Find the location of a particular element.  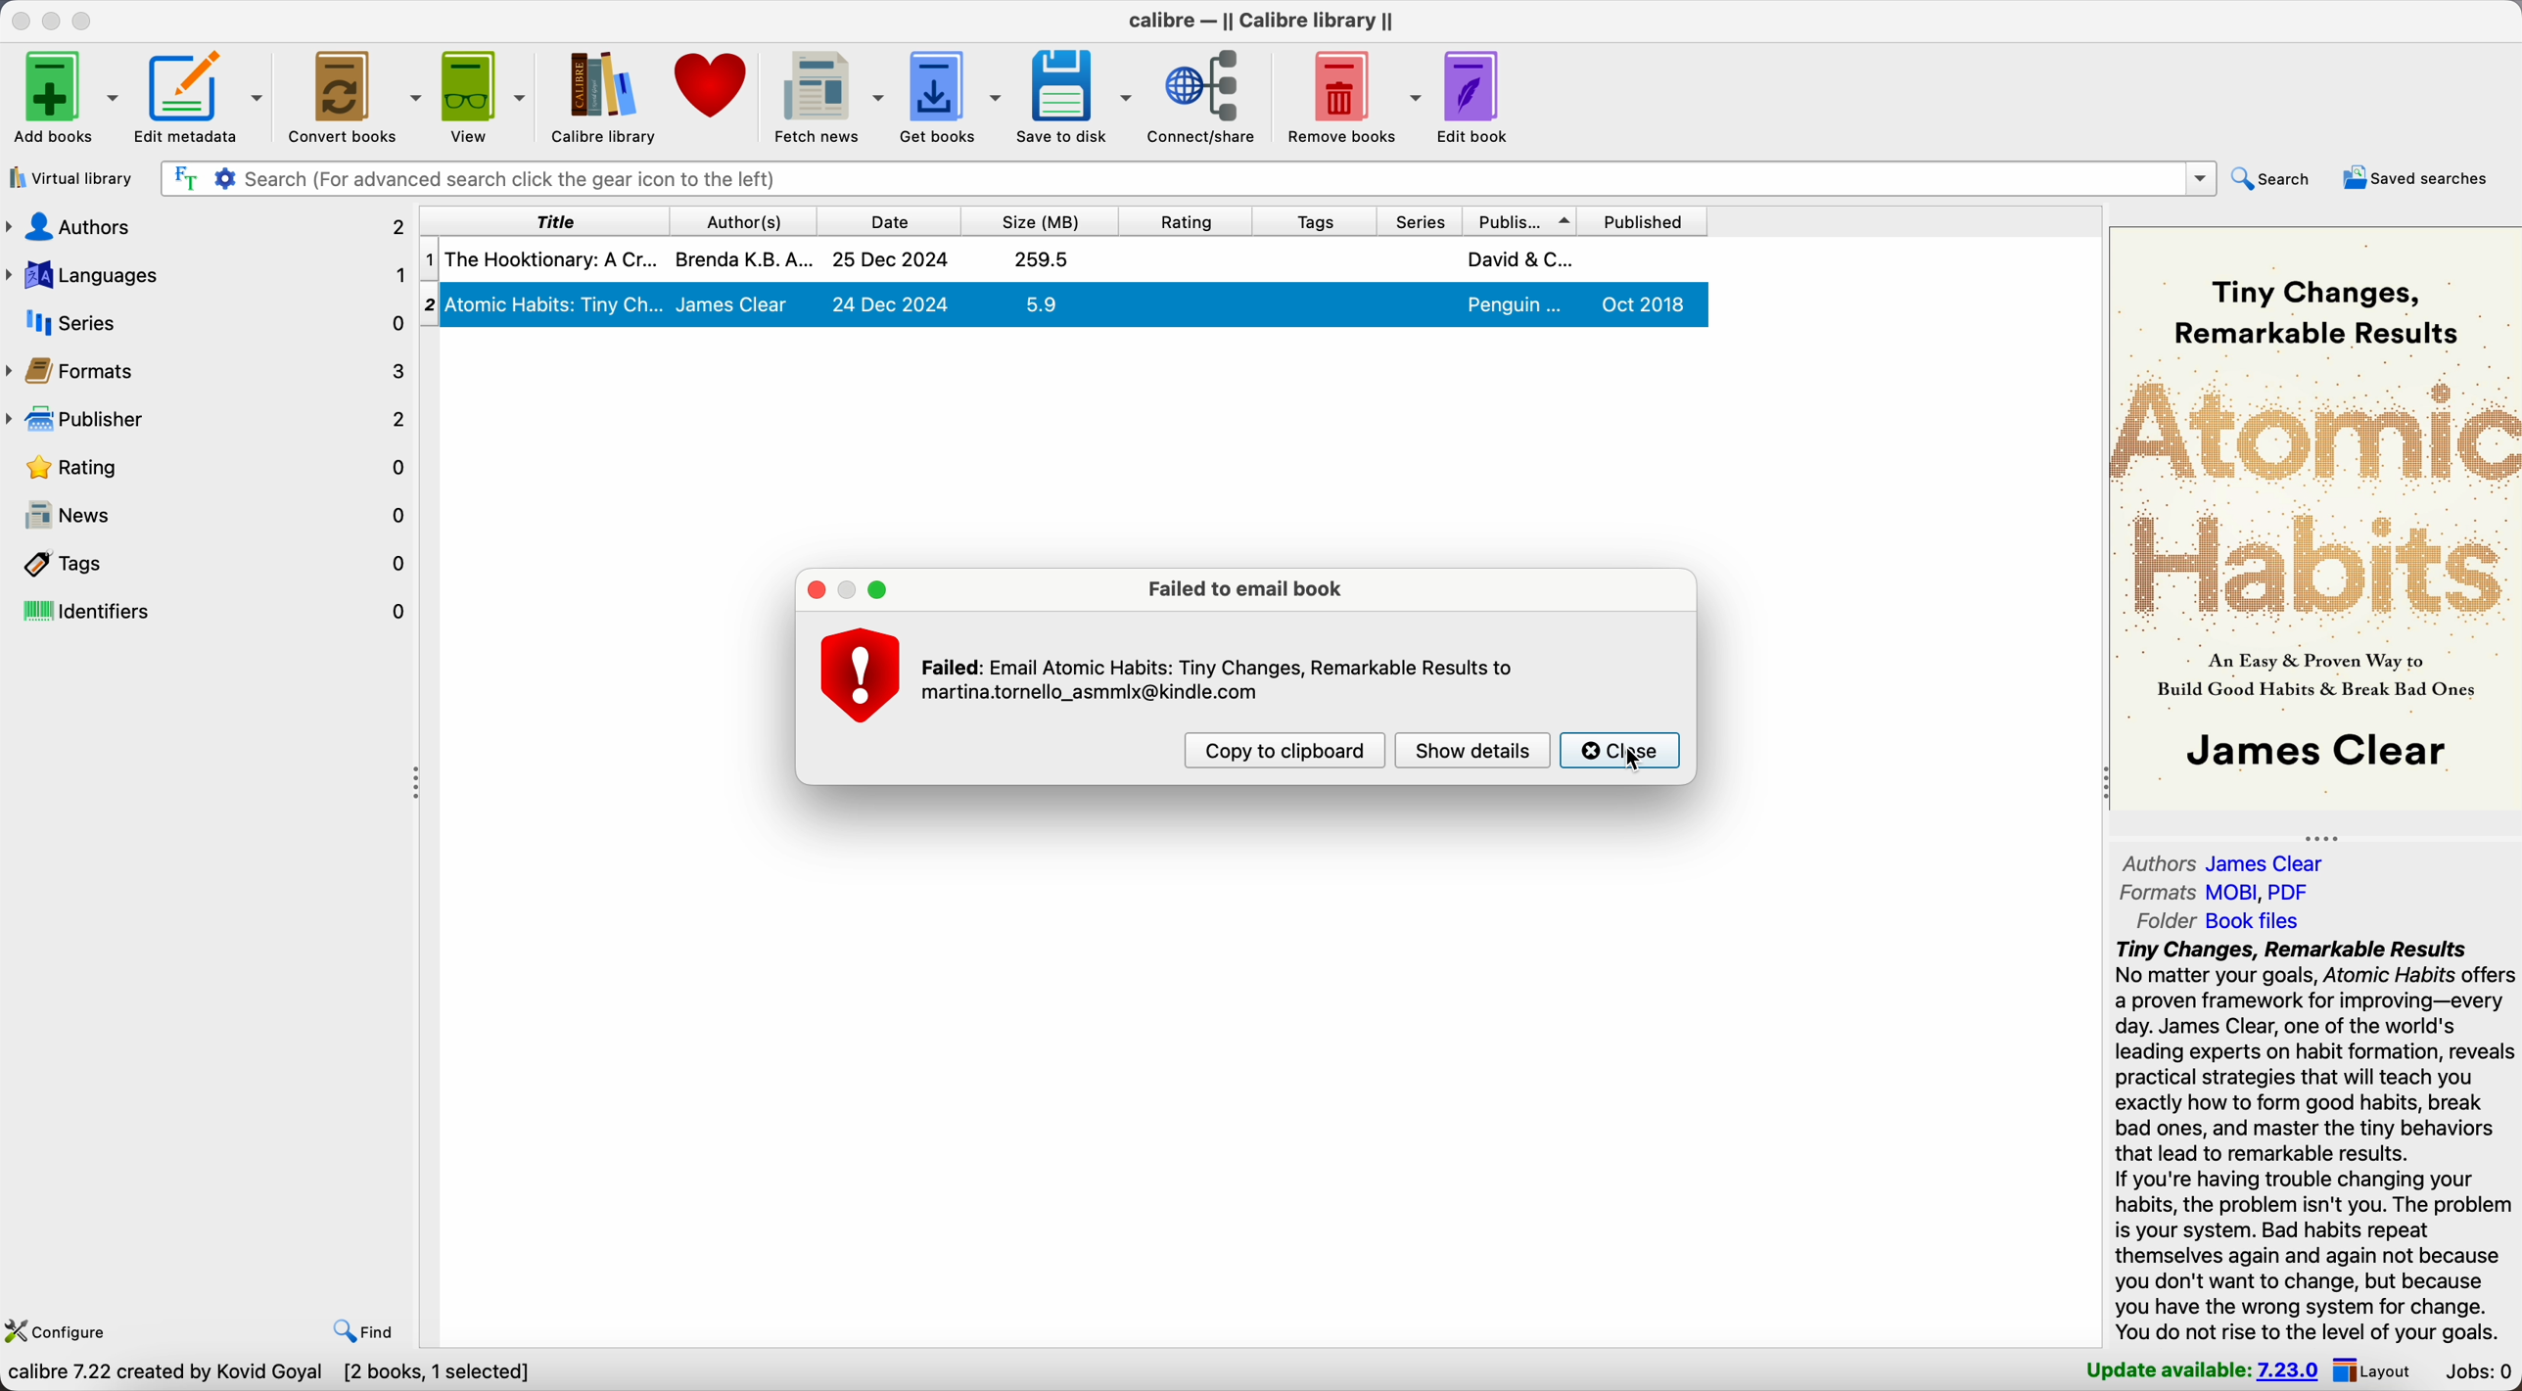

failed to email book is located at coordinates (1252, 589).